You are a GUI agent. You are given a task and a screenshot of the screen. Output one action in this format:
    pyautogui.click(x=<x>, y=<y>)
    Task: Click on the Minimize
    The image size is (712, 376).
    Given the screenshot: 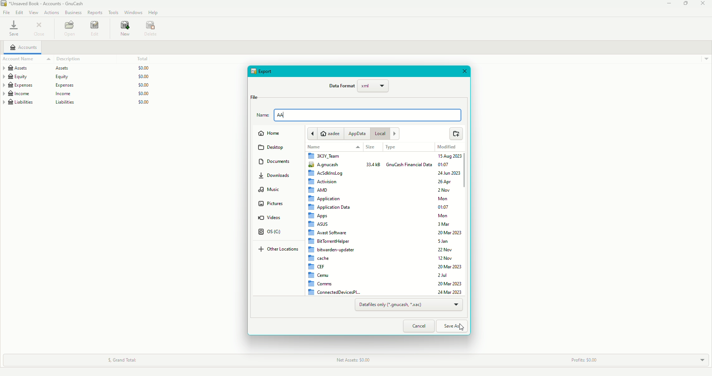 What is the action you would take?
    pyautogui.click(x=669, y=4)
    